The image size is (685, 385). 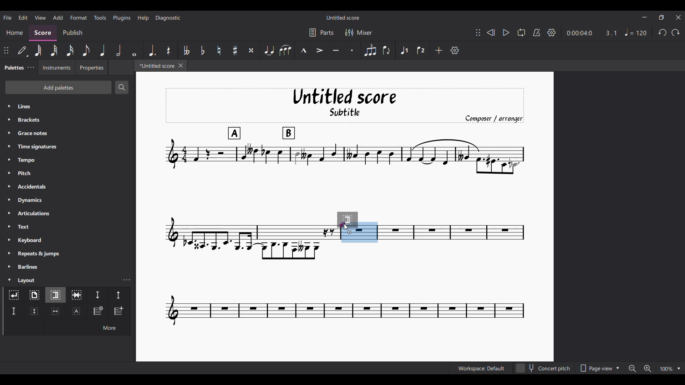 What do you see at coordinates (68, 133) in the screenshot?
I see `Grace notes` at bounding box center [68, 133].